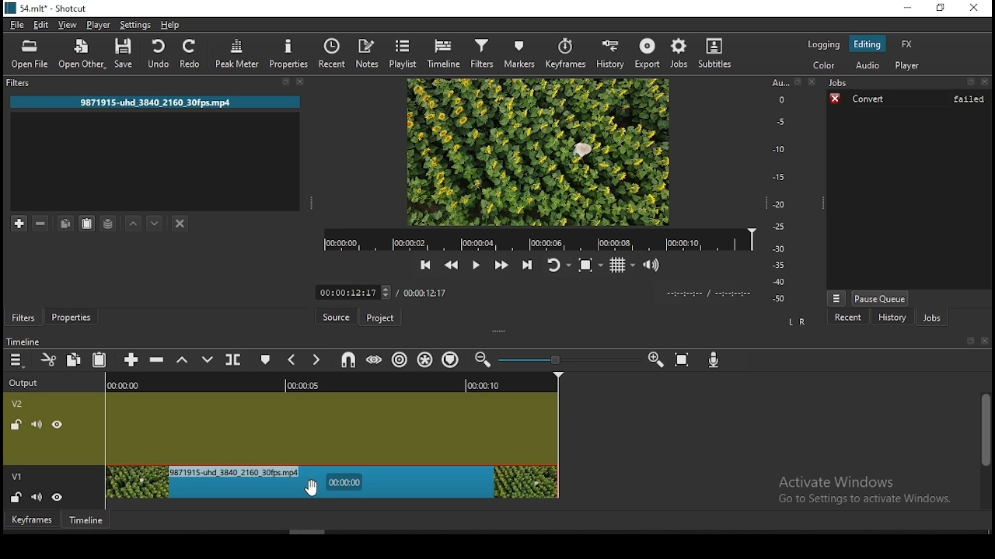 Image resolution: width=995 pixels, height=559 pixels. What do you see at coordinates (102, 26) in the screenshot?
I see `player` at bounding box center [102, 26].